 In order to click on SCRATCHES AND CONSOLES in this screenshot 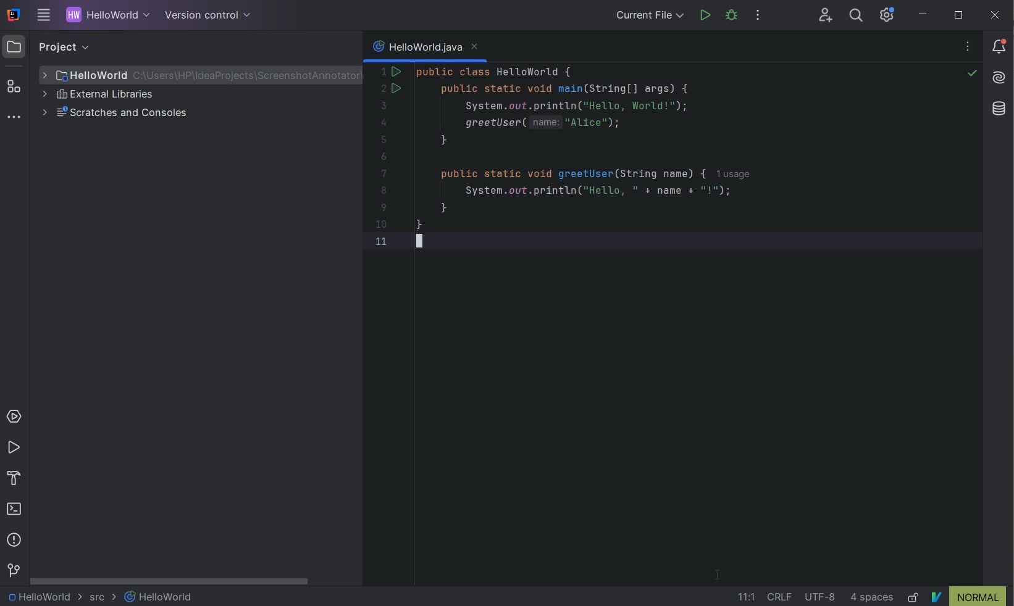, I will do `click(119, 114)`.